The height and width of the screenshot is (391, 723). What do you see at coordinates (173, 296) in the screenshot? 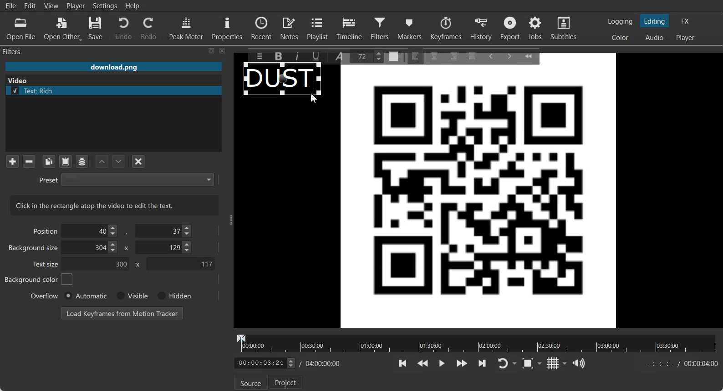
I see `Hidden` at bounding box center [173, 296].